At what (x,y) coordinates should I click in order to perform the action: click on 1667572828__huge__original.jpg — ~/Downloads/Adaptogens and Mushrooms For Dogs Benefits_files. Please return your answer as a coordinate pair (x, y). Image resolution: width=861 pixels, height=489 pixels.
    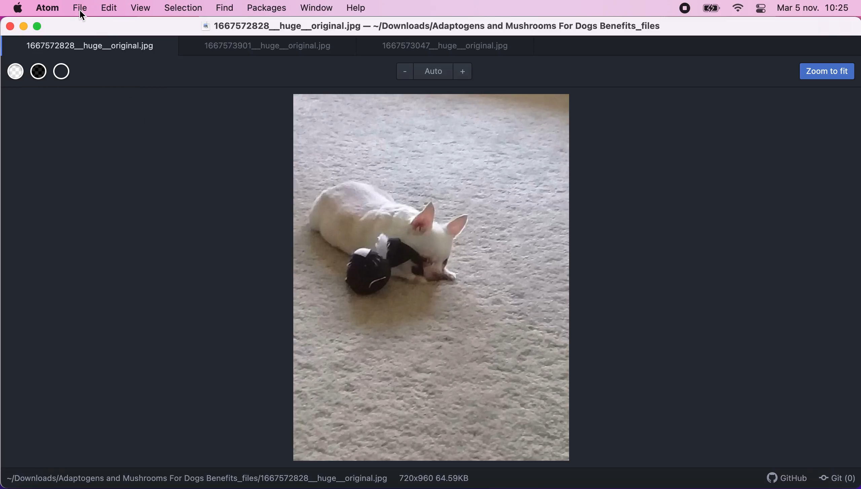
    Looking at the image, I should click on (432, 27).